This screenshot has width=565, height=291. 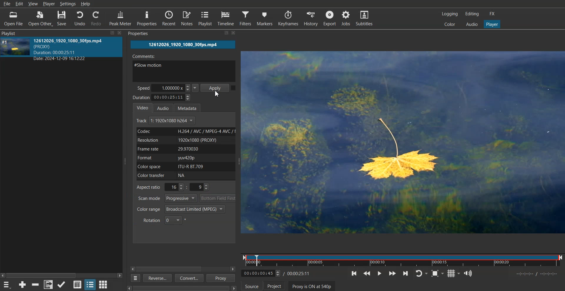 I want to click on Save, so click(x=62, y=18).